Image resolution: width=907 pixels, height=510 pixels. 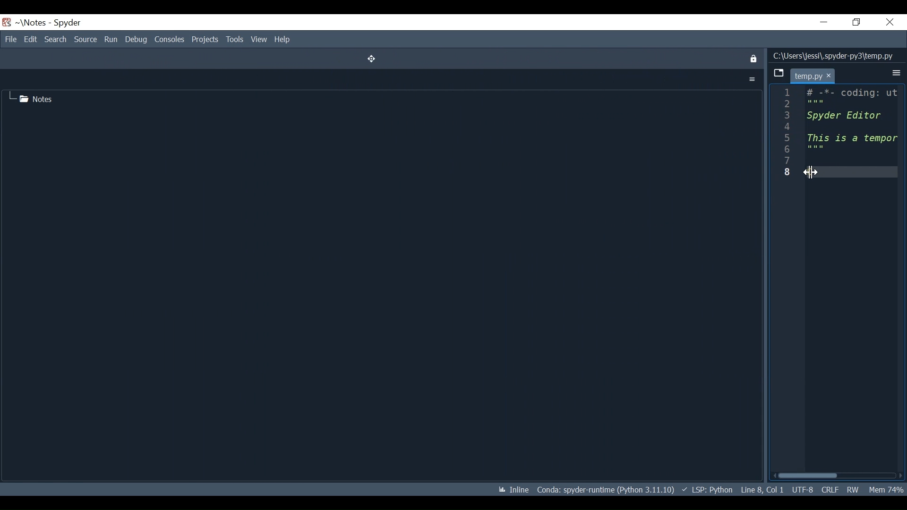 I want to click on RW, so click(x=853, y=488).